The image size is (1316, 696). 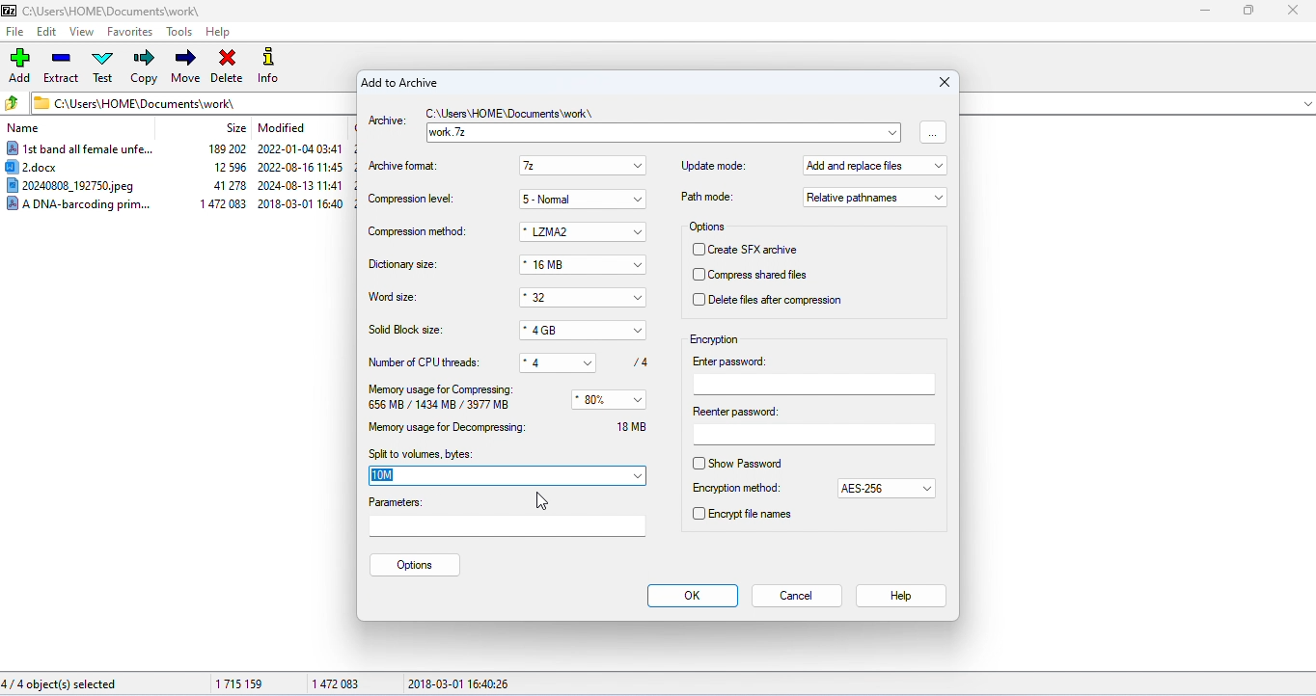 I want to click on add, so click(x=21, y=65).